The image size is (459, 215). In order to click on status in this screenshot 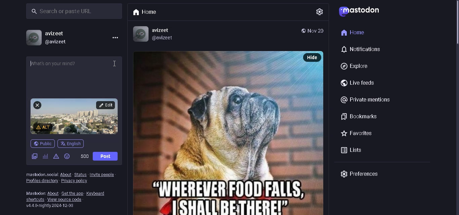, I will do `click(81, 174)`.